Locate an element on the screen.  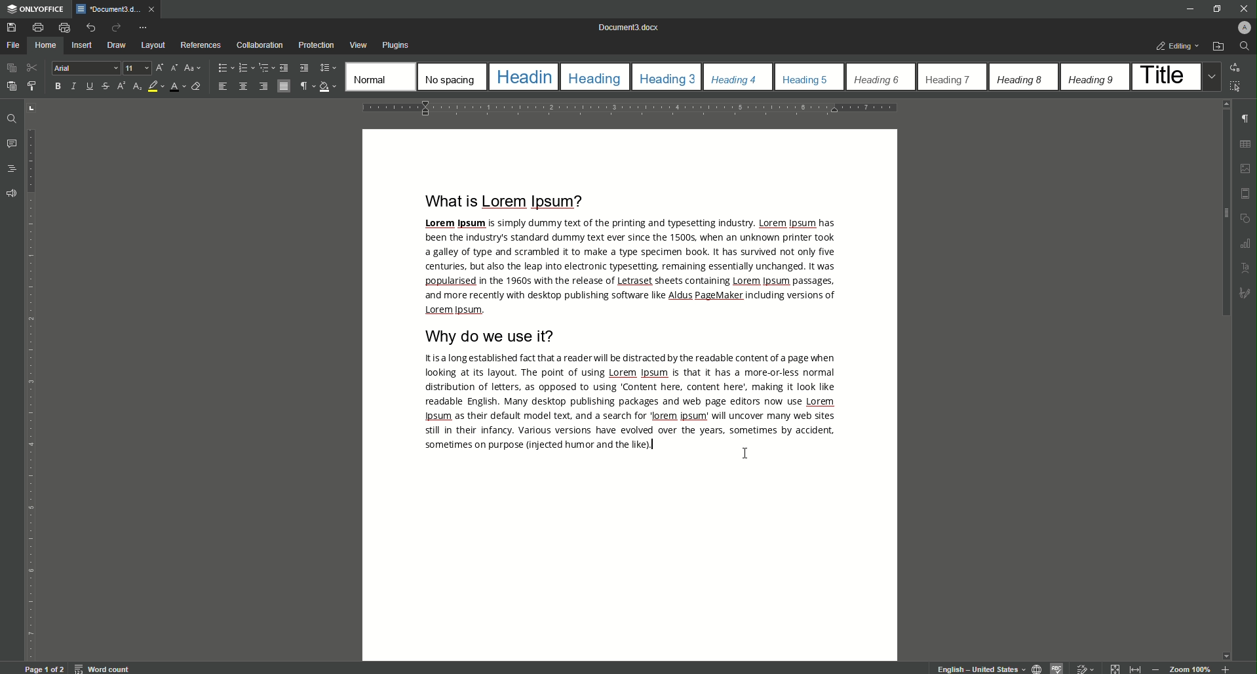
Heading 9 is located at coordinates (1092, 80).